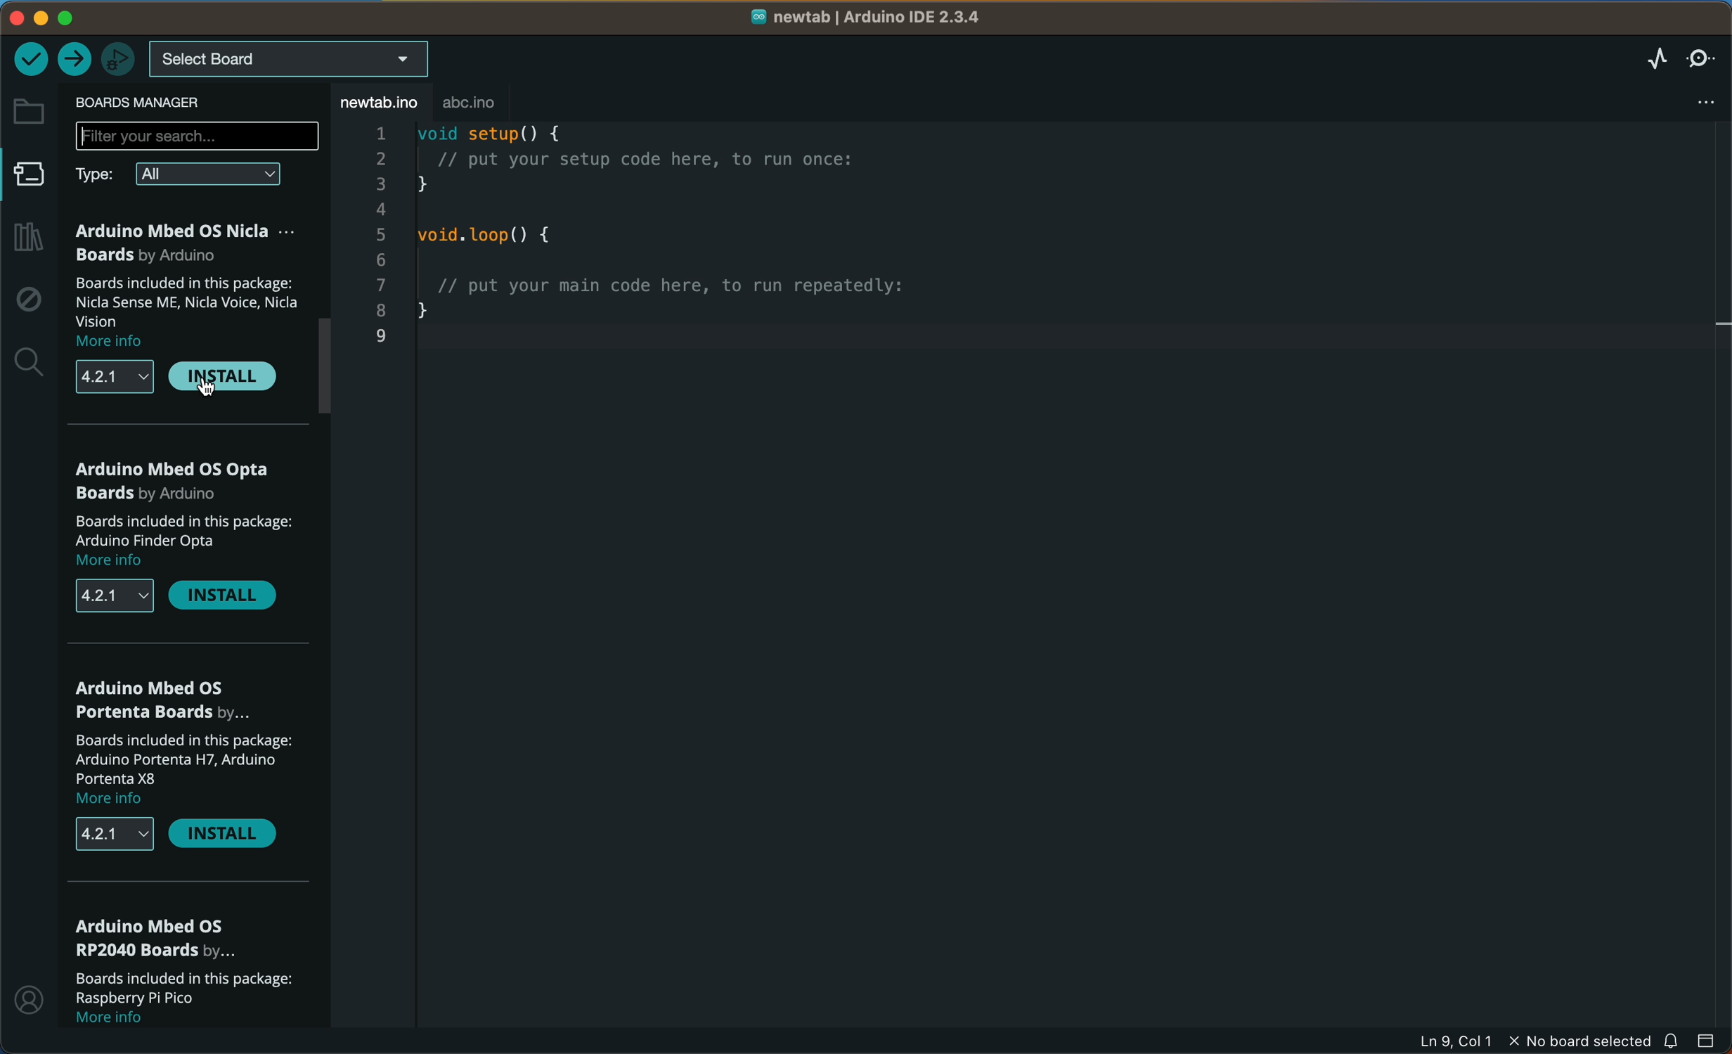  What do you see at coordinates (706, 248) in the screenshot?
I see `code` at bounding box center [706, 248].